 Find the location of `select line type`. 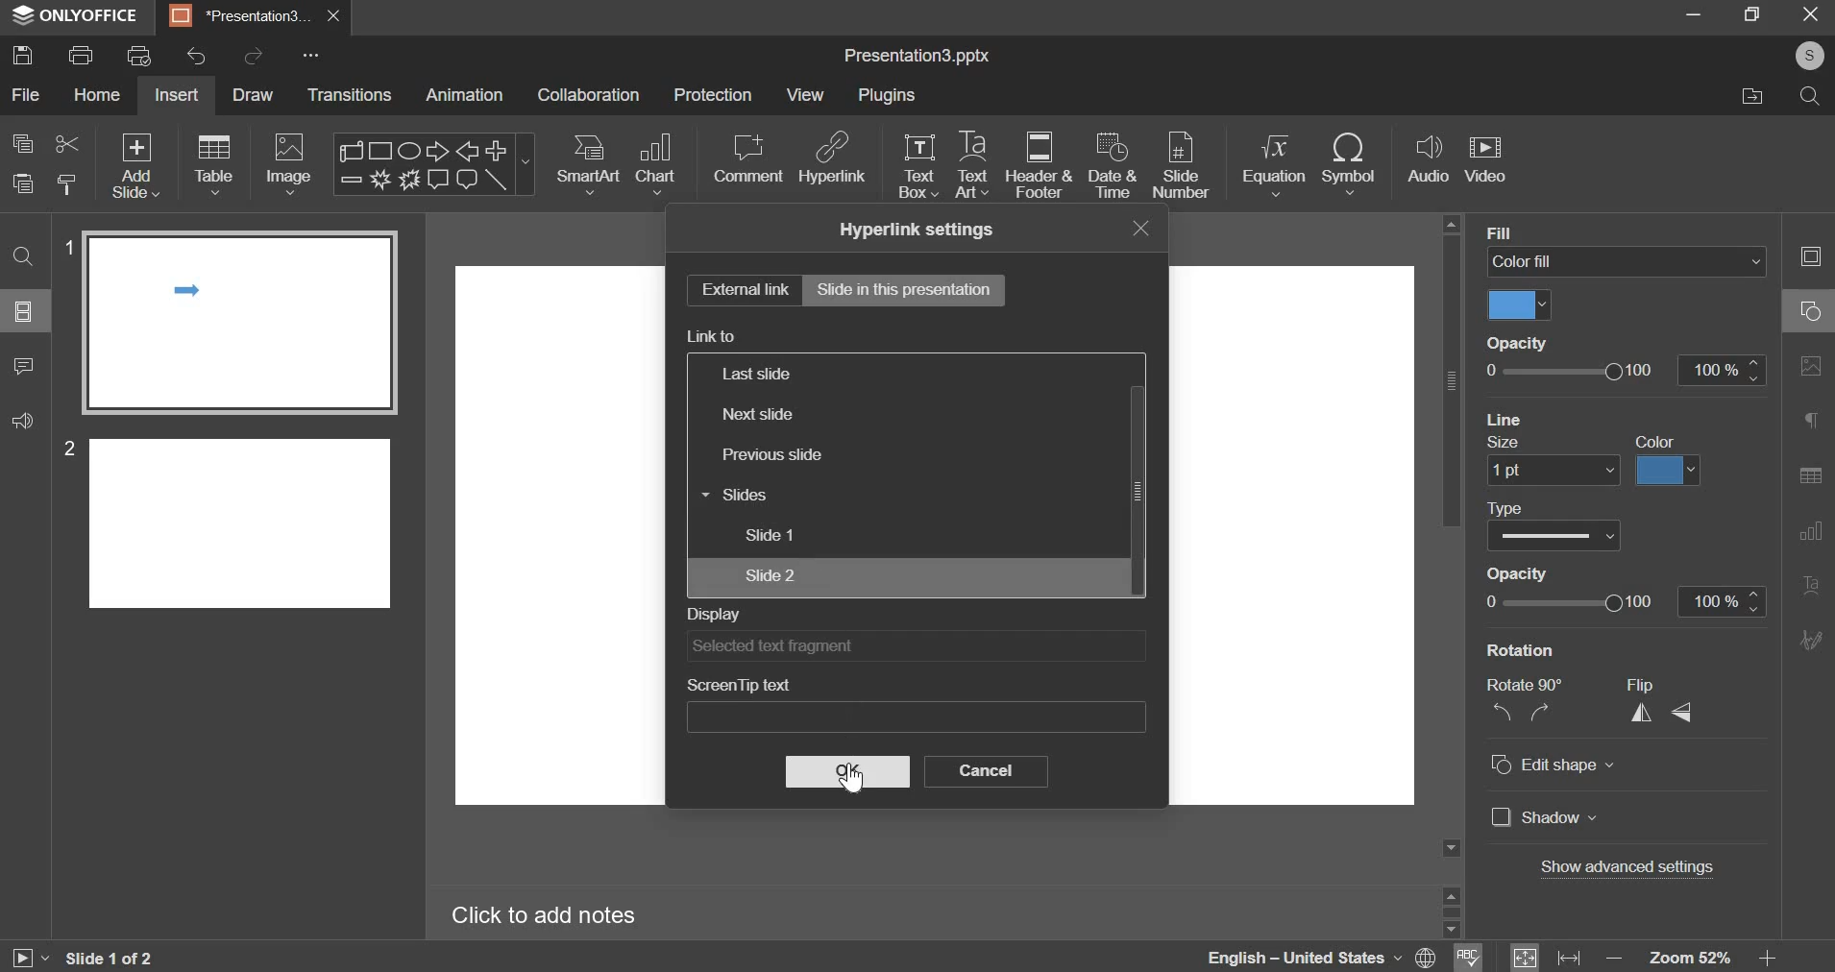

select line type is located at coordinates (1554, 535).